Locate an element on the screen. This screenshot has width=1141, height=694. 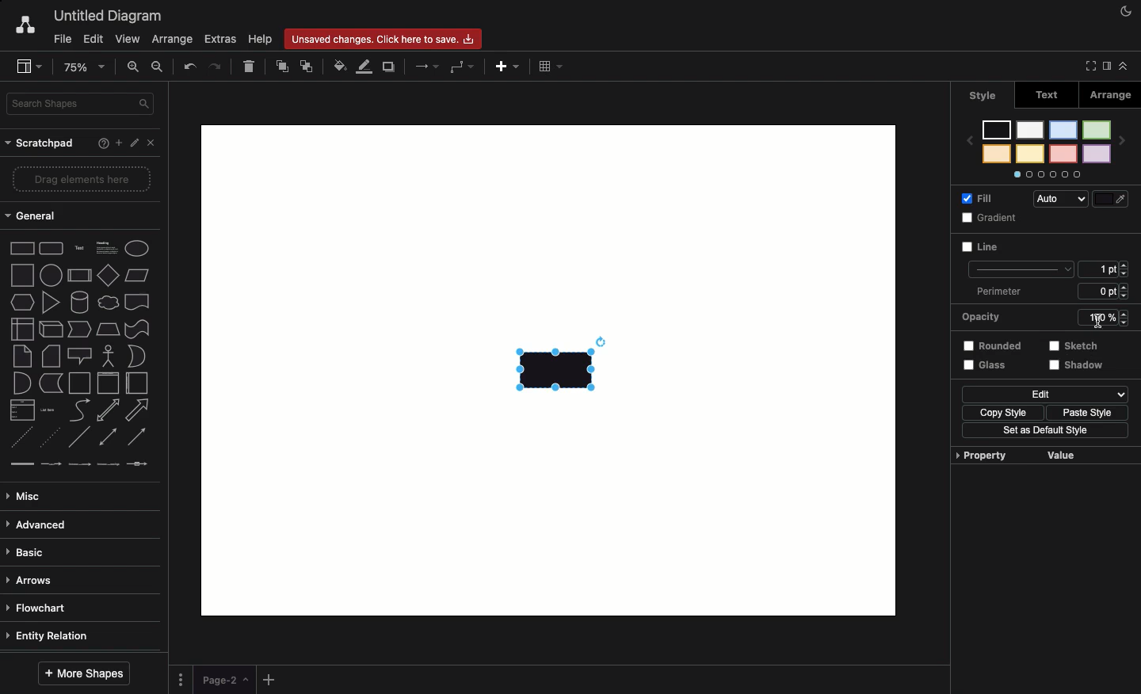
connector with label is located at coordinates (52, 463).